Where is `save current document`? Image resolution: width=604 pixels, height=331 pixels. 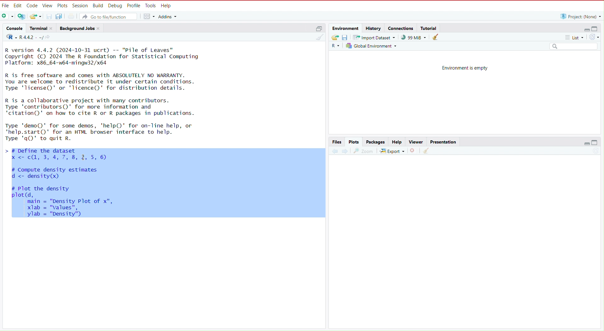 save current document is located at coordinates (49, 16).